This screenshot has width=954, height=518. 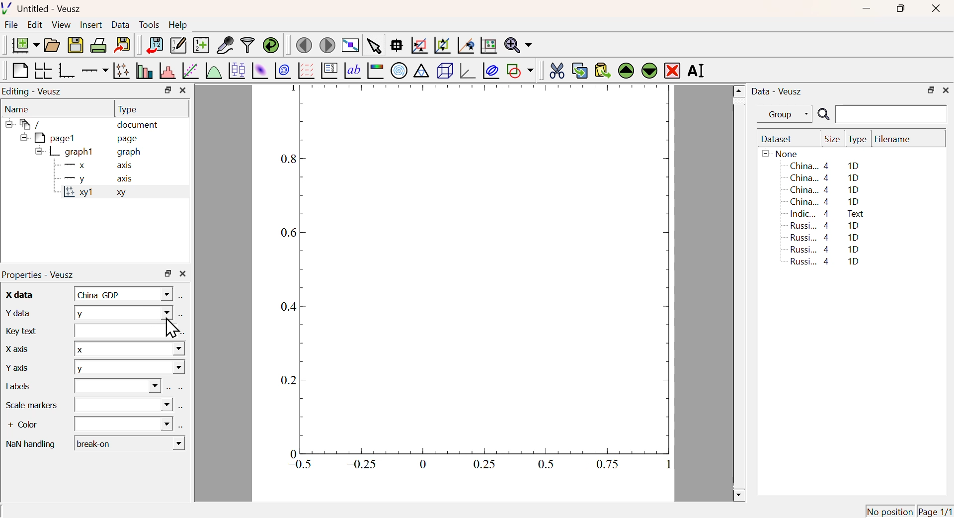 What do you see at coordinates (66, 70) in the screenshot?
I see `Base Graph` at bounding box center [66, 70].